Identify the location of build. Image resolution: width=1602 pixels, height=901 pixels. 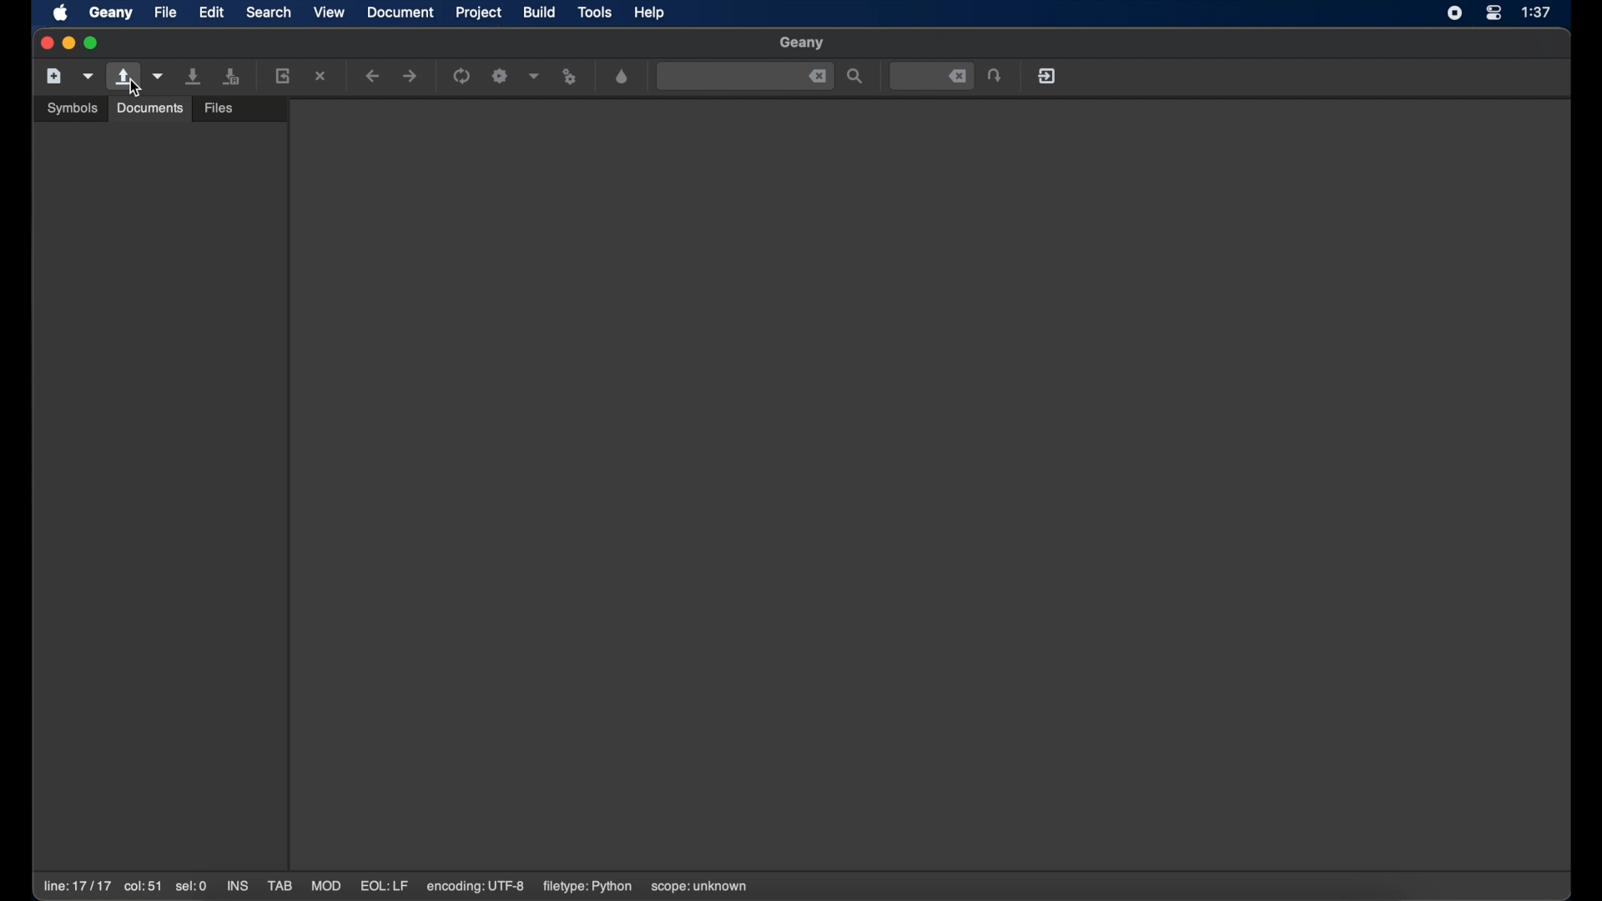
(540, 11).